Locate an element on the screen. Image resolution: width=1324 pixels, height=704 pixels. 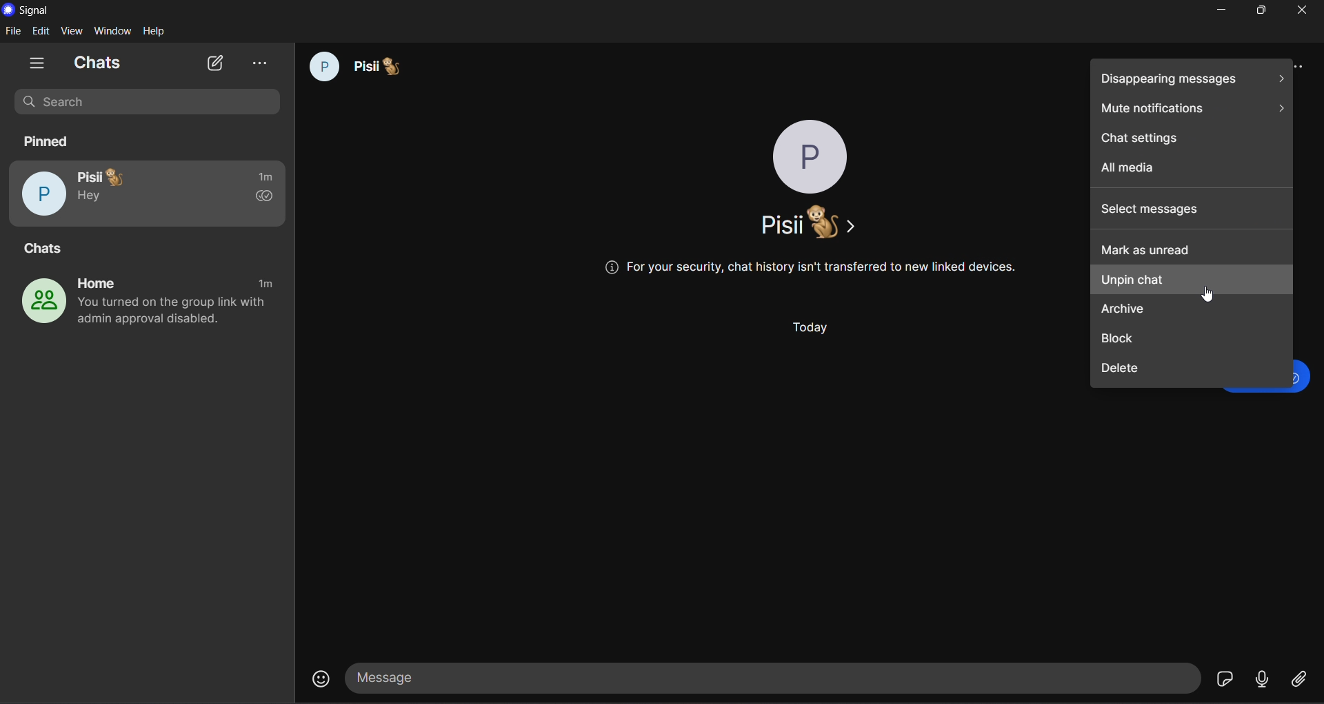
block is located at coordinates (1192, 340).